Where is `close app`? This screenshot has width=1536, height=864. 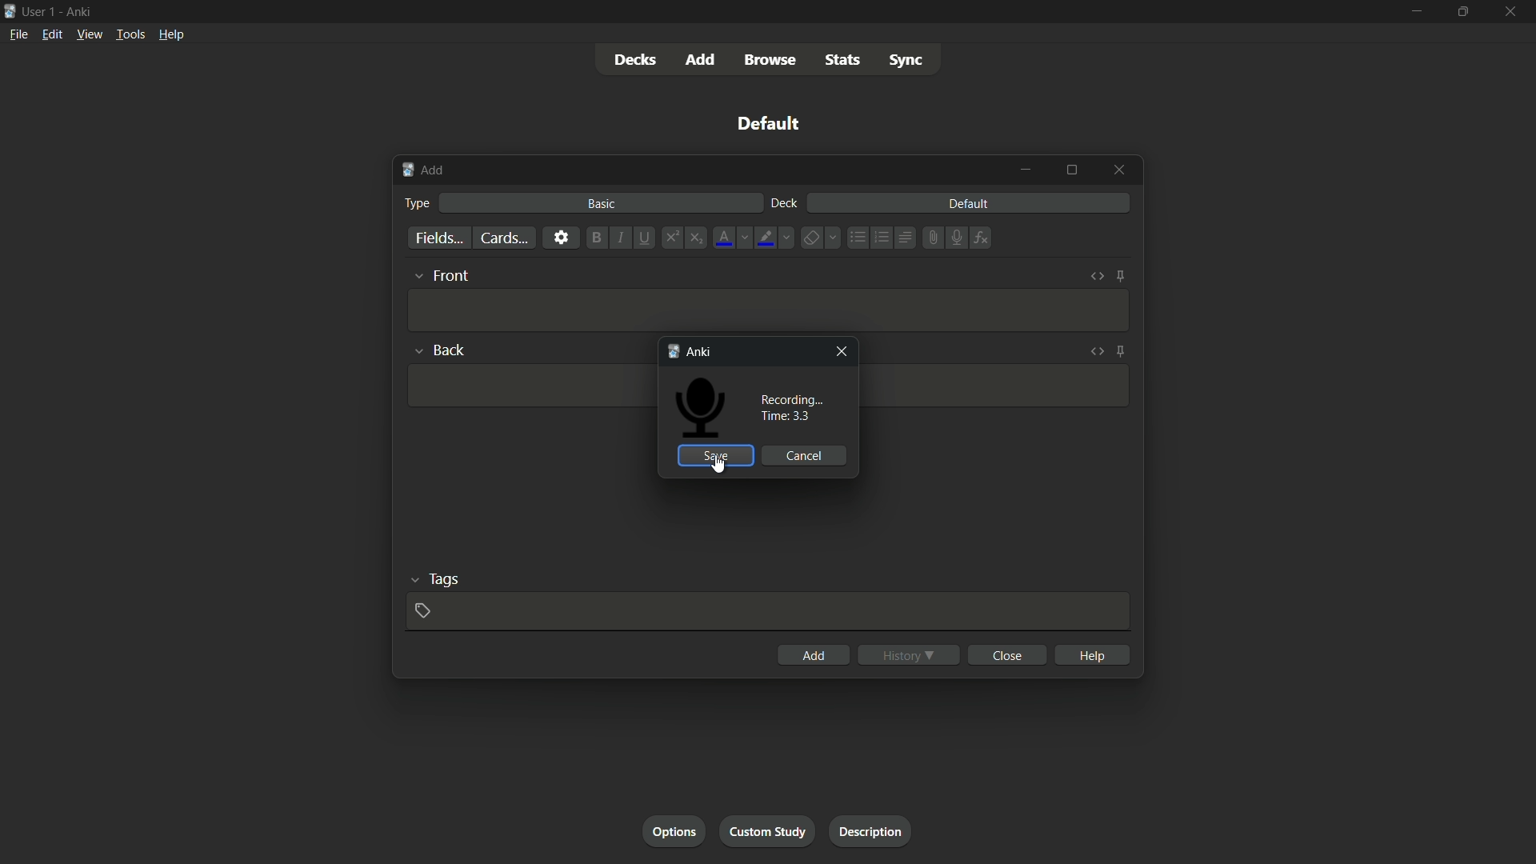 close app is located at coordinates (1512, 12).